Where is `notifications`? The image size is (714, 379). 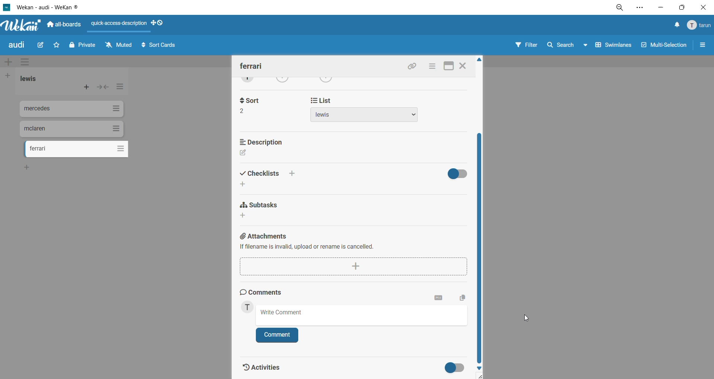
notifications is located at coordinates (676, 26).